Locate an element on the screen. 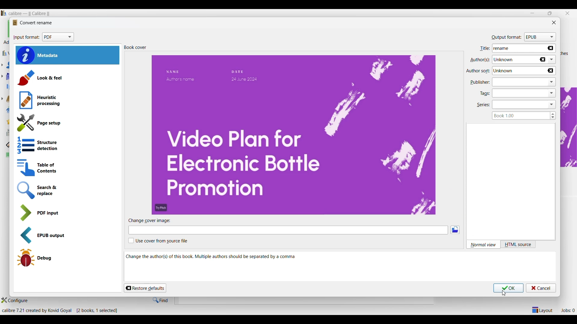 The image size is (577, 324). convert rename is located at coordinates (36, 23).